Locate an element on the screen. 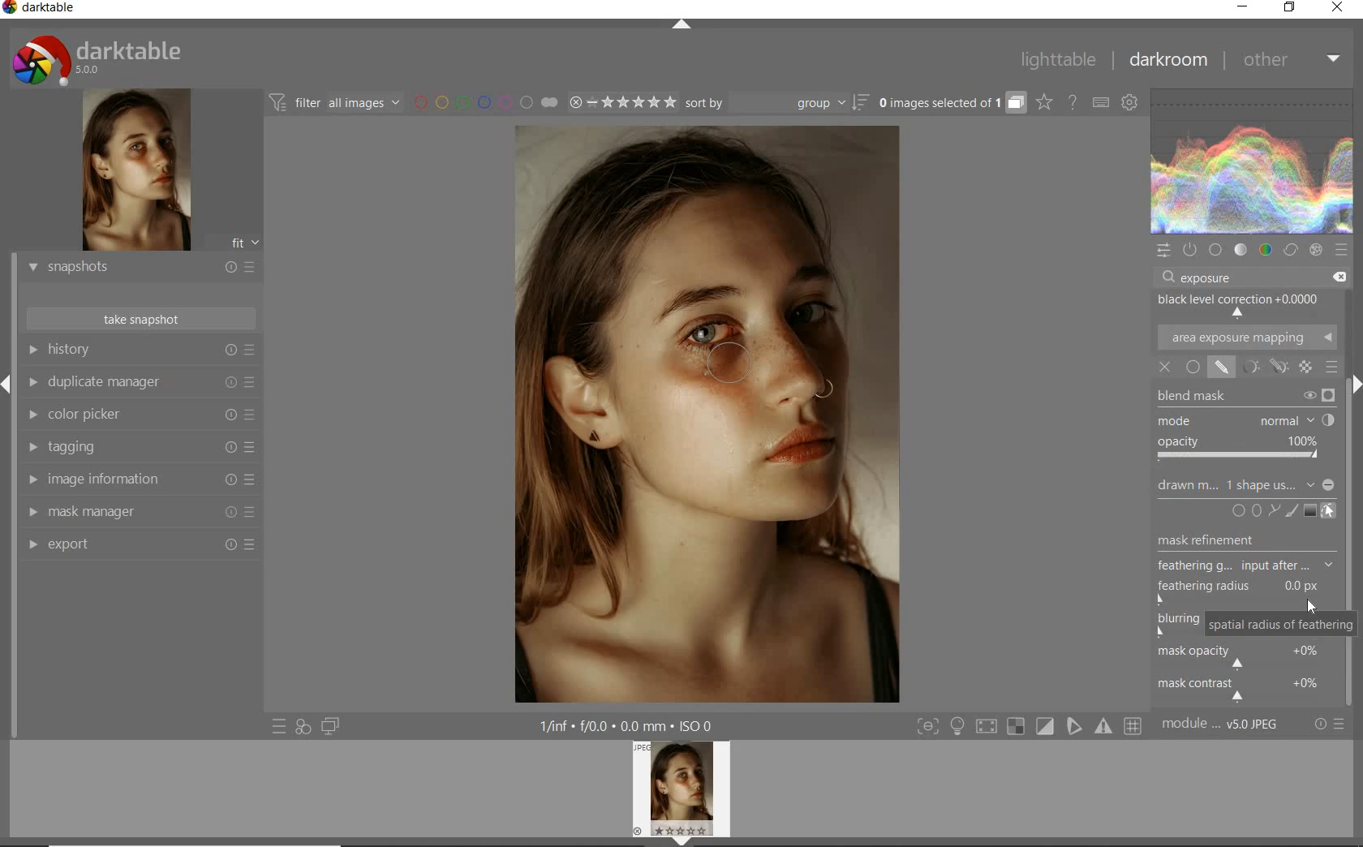  correct is located at coordinates (1292, 248).